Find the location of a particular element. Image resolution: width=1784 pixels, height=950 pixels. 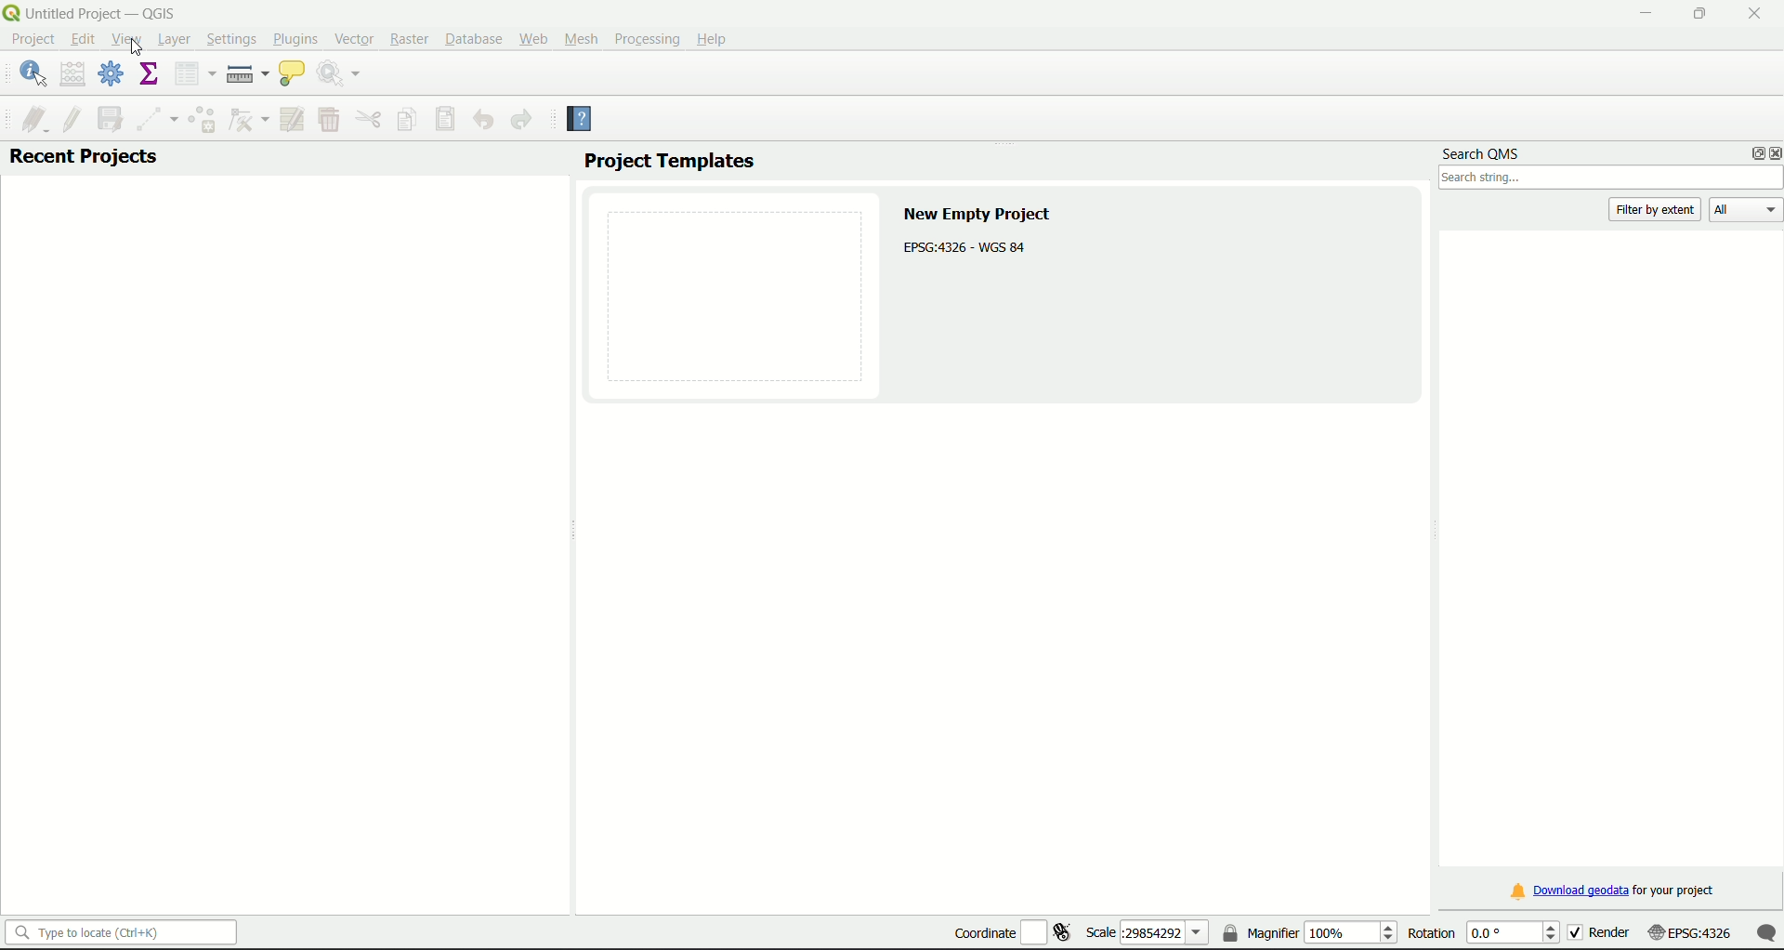

Settings is located at coordinates (232, 41).